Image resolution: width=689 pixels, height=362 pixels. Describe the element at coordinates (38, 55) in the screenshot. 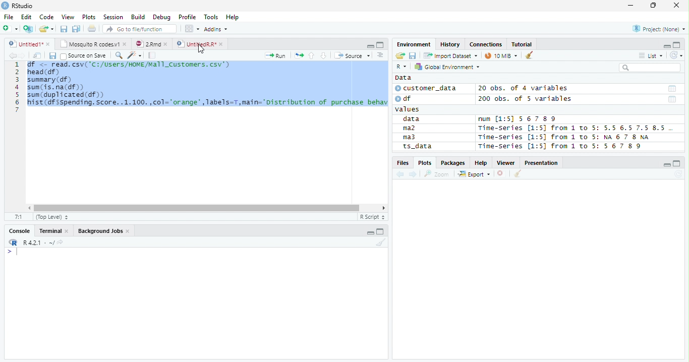

I see `Show in new window` at that location.